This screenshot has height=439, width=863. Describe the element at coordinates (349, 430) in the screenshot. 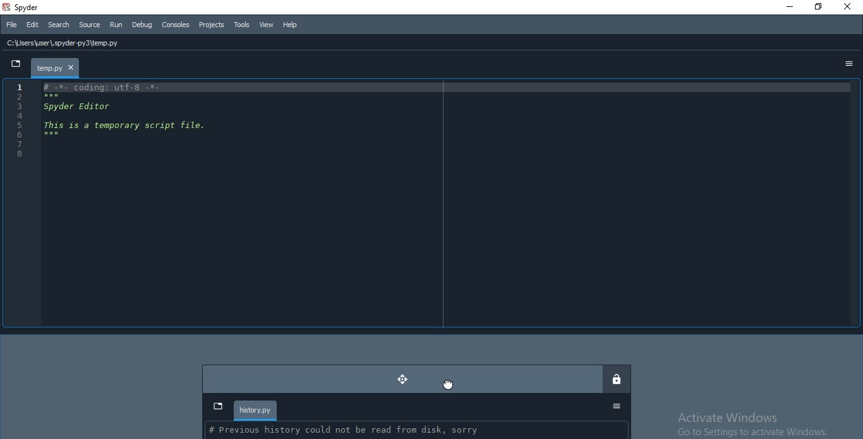

I see `| # Previoucs hictoarvy could not be read from dick <arrv` at that location.